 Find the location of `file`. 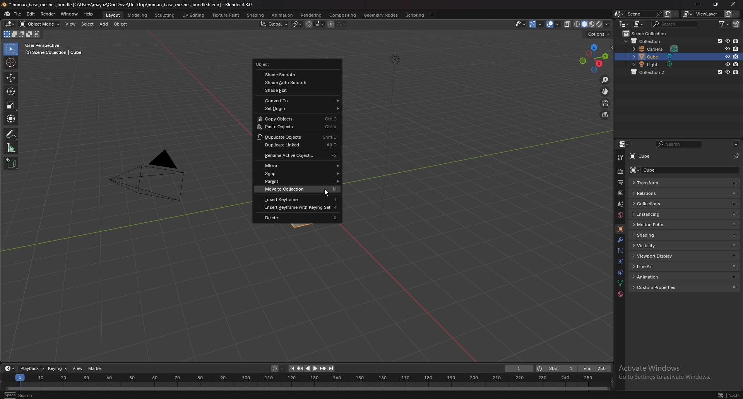

file is located at coordinates (18, 14).